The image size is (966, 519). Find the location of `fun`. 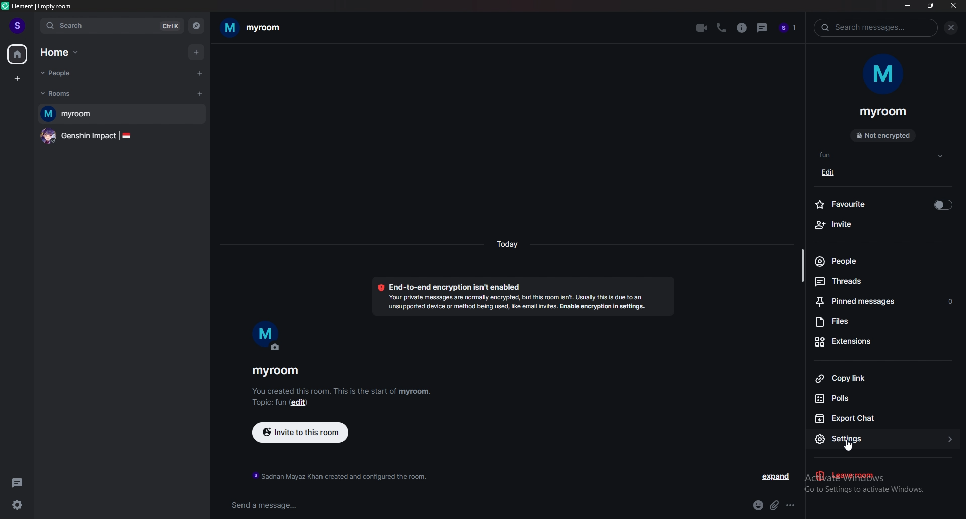

fun is located at coordinates (883, 156).